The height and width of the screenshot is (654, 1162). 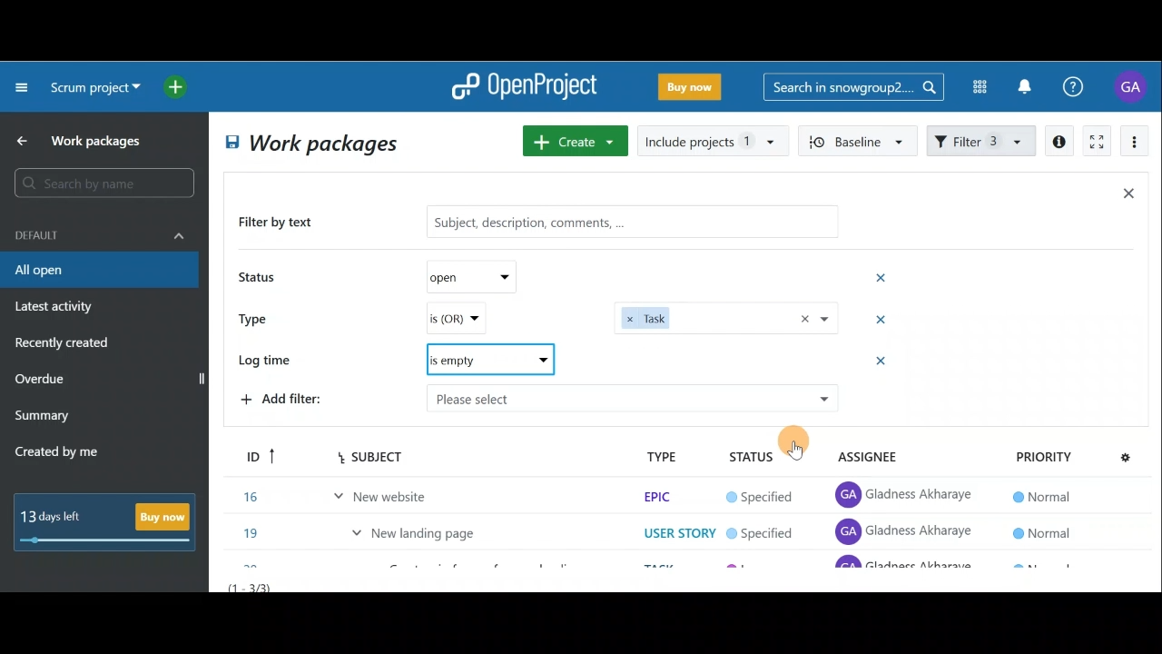 I want to click on All open, so click(x=309, y=145).